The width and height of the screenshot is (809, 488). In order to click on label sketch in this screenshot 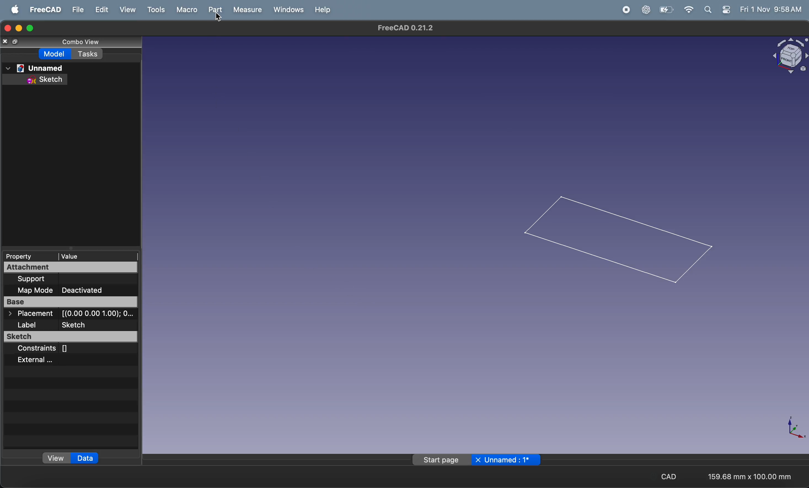, I will do `click(73, 325)`.